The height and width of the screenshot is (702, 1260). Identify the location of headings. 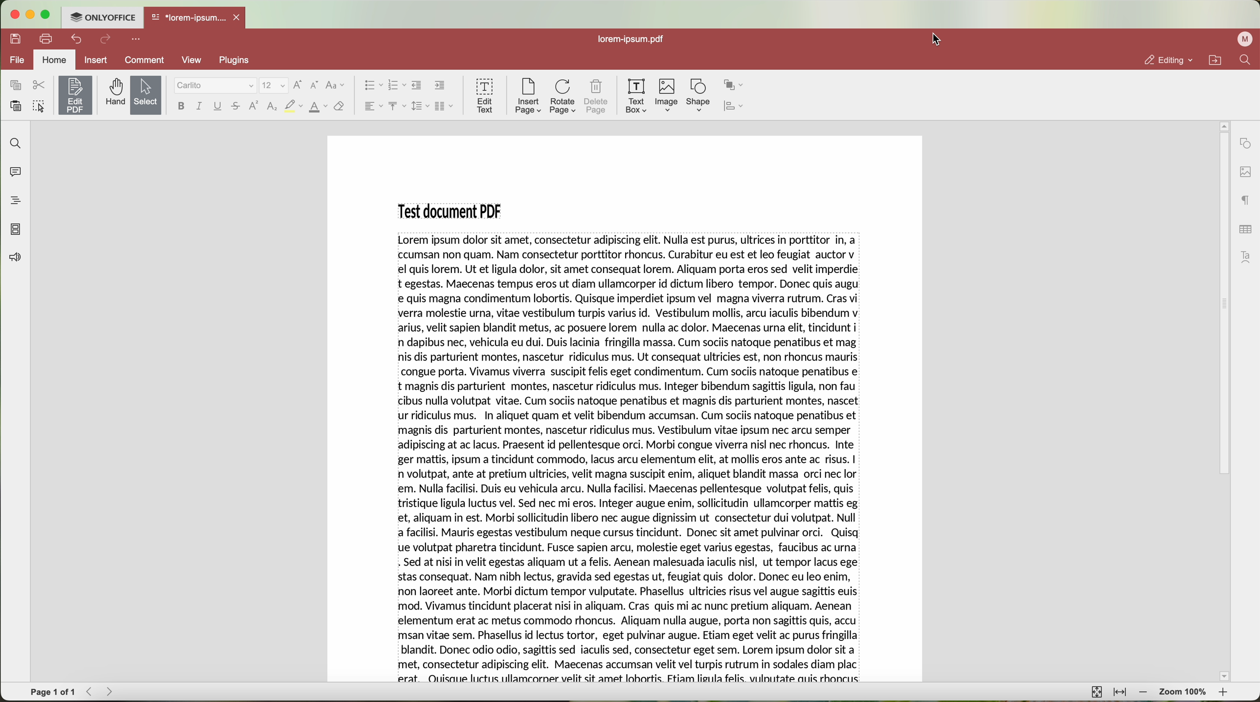
(13, 202).